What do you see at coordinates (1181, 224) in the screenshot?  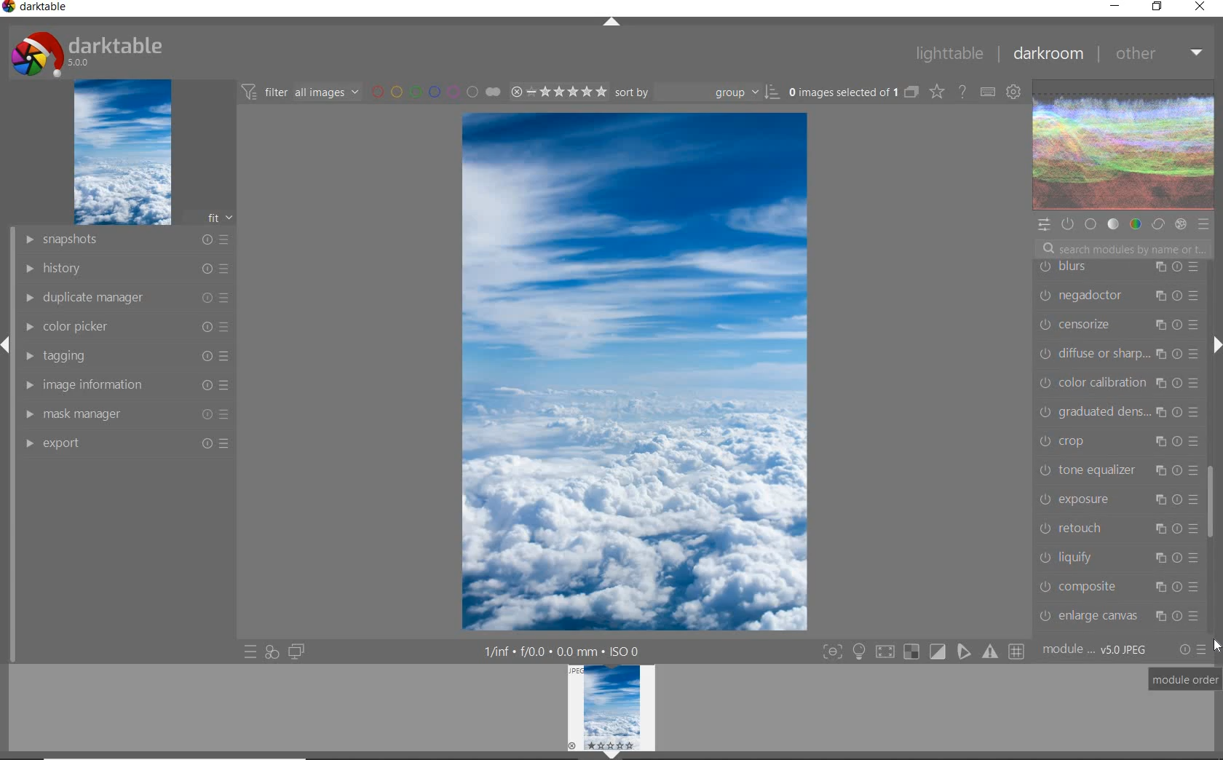 I see `EFFECT` at bounding box center [1181, 224].